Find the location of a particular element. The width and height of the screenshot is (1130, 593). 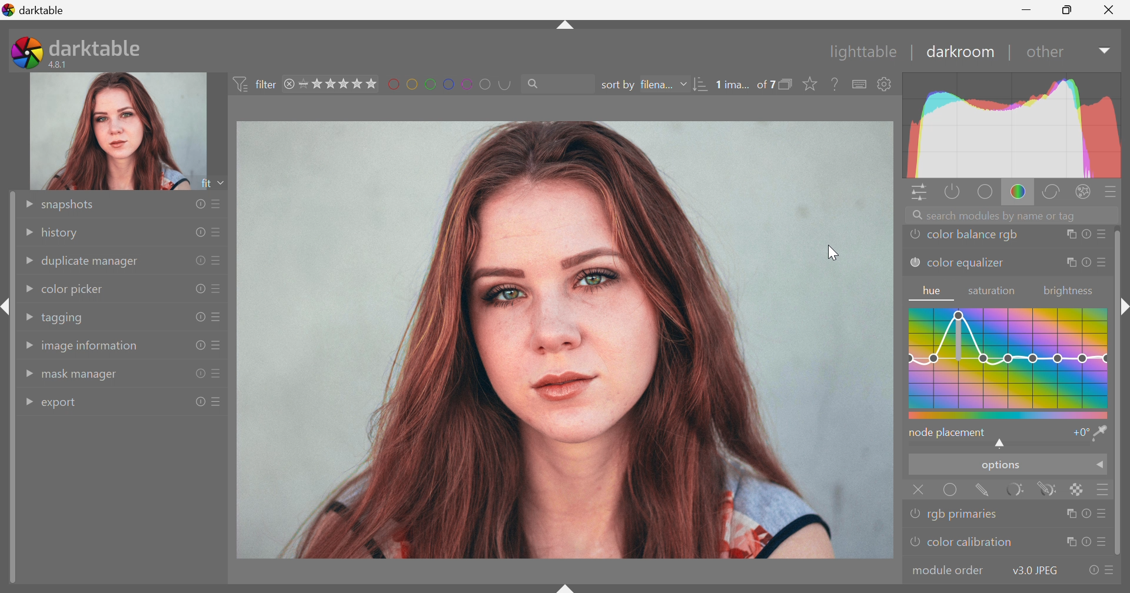

| is located at coordinates (913, 51).